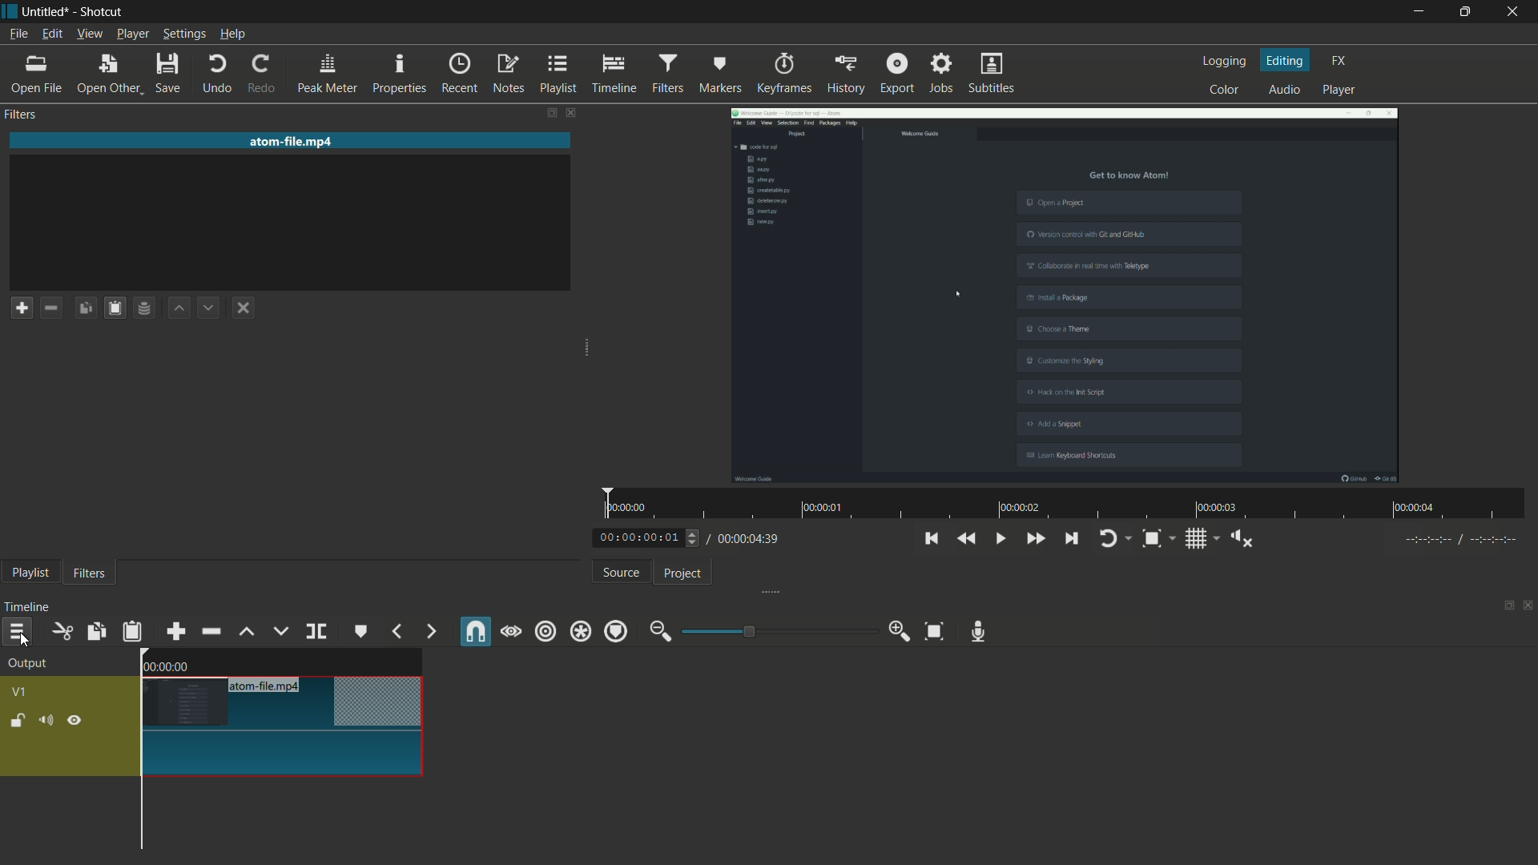 Image resolution: width=1538 pixels, height=865 pixels. What do you see at coordinates (968, 539) in the screenshot?
I see `quickly play backward` at bounding box center [968, 539].